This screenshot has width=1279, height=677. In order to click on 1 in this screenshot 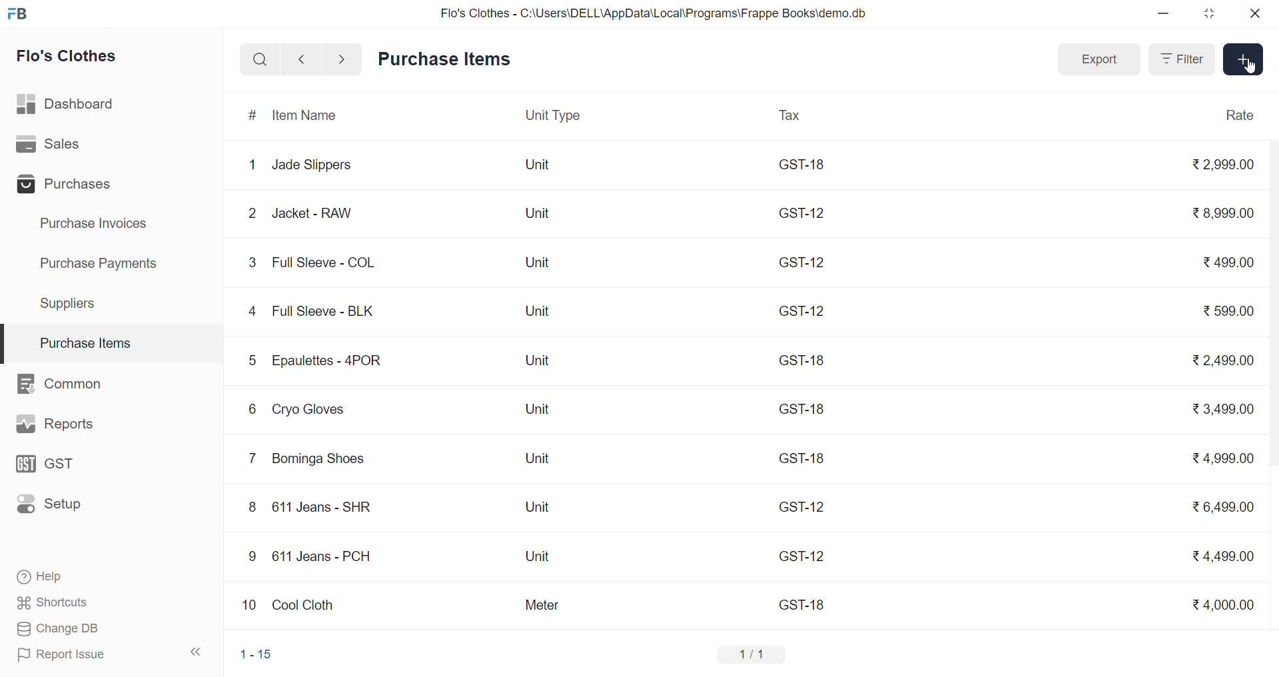, I will do `click(252, 165)`.